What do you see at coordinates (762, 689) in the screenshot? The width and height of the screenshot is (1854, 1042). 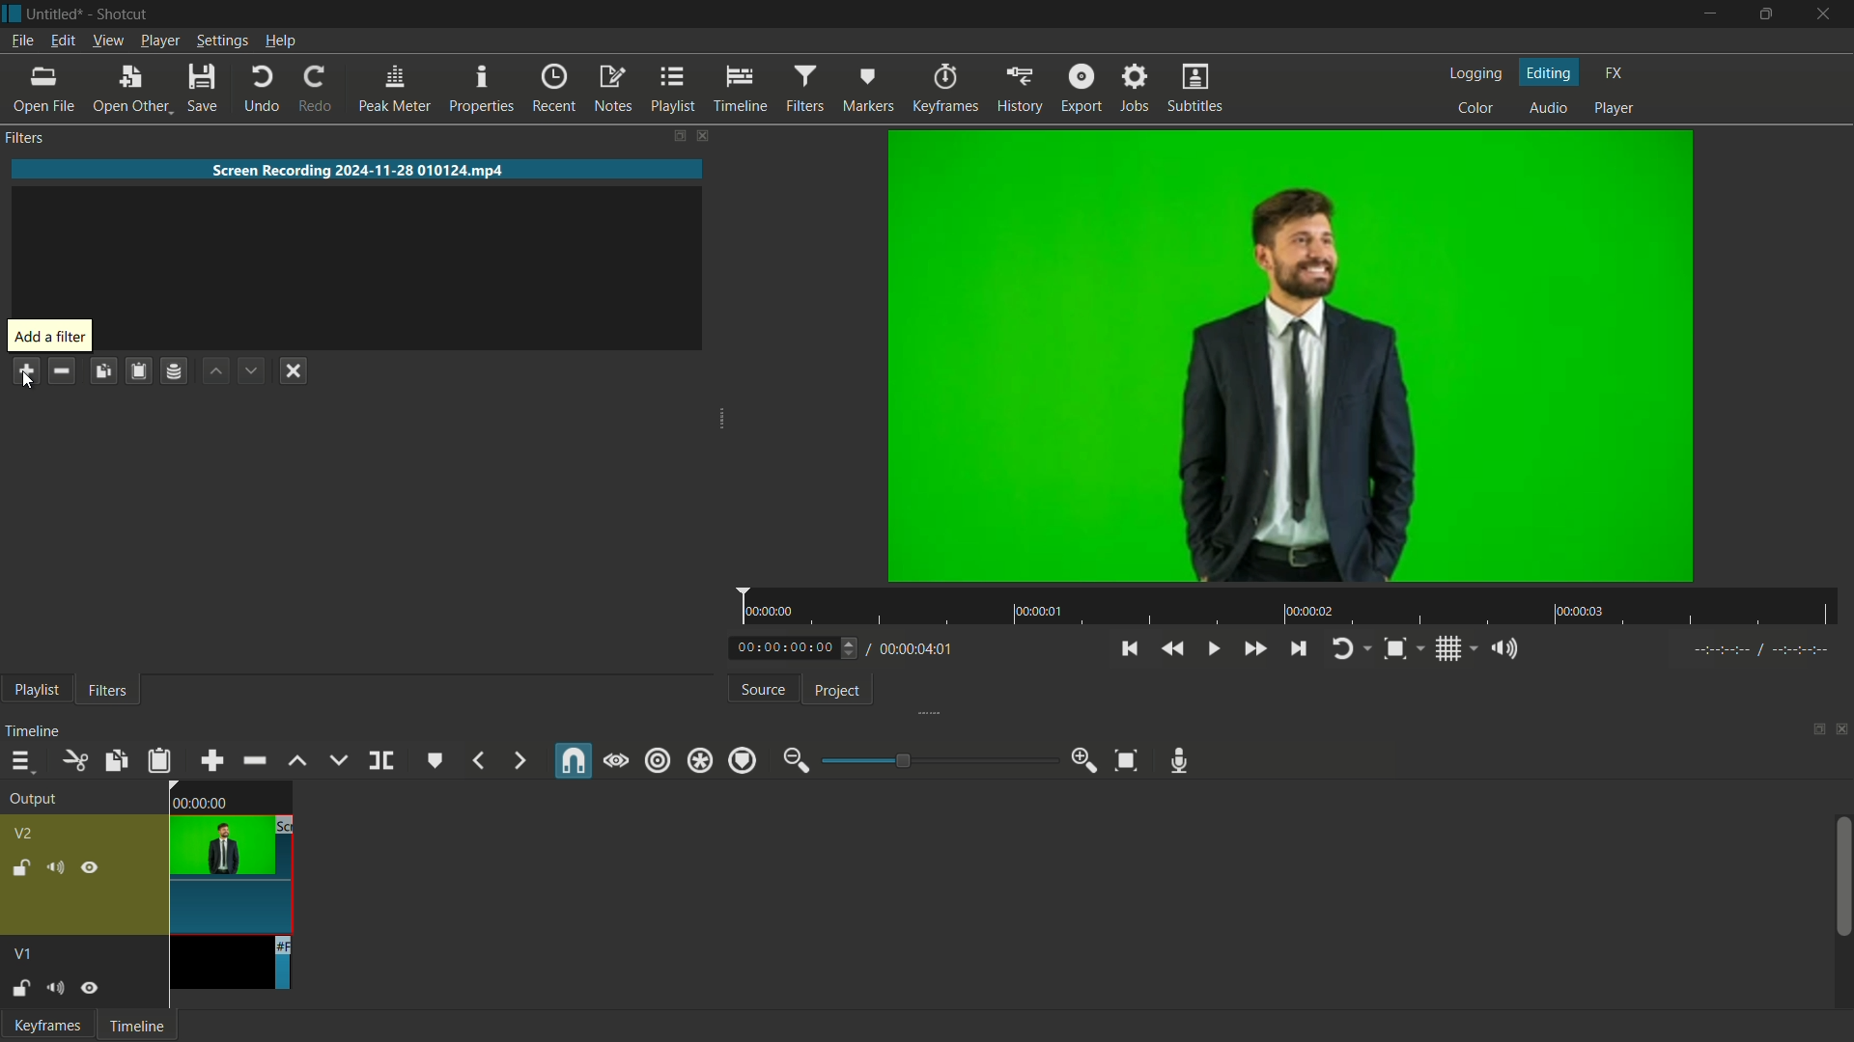 I see `source tab` at bounding box center [762, 689].